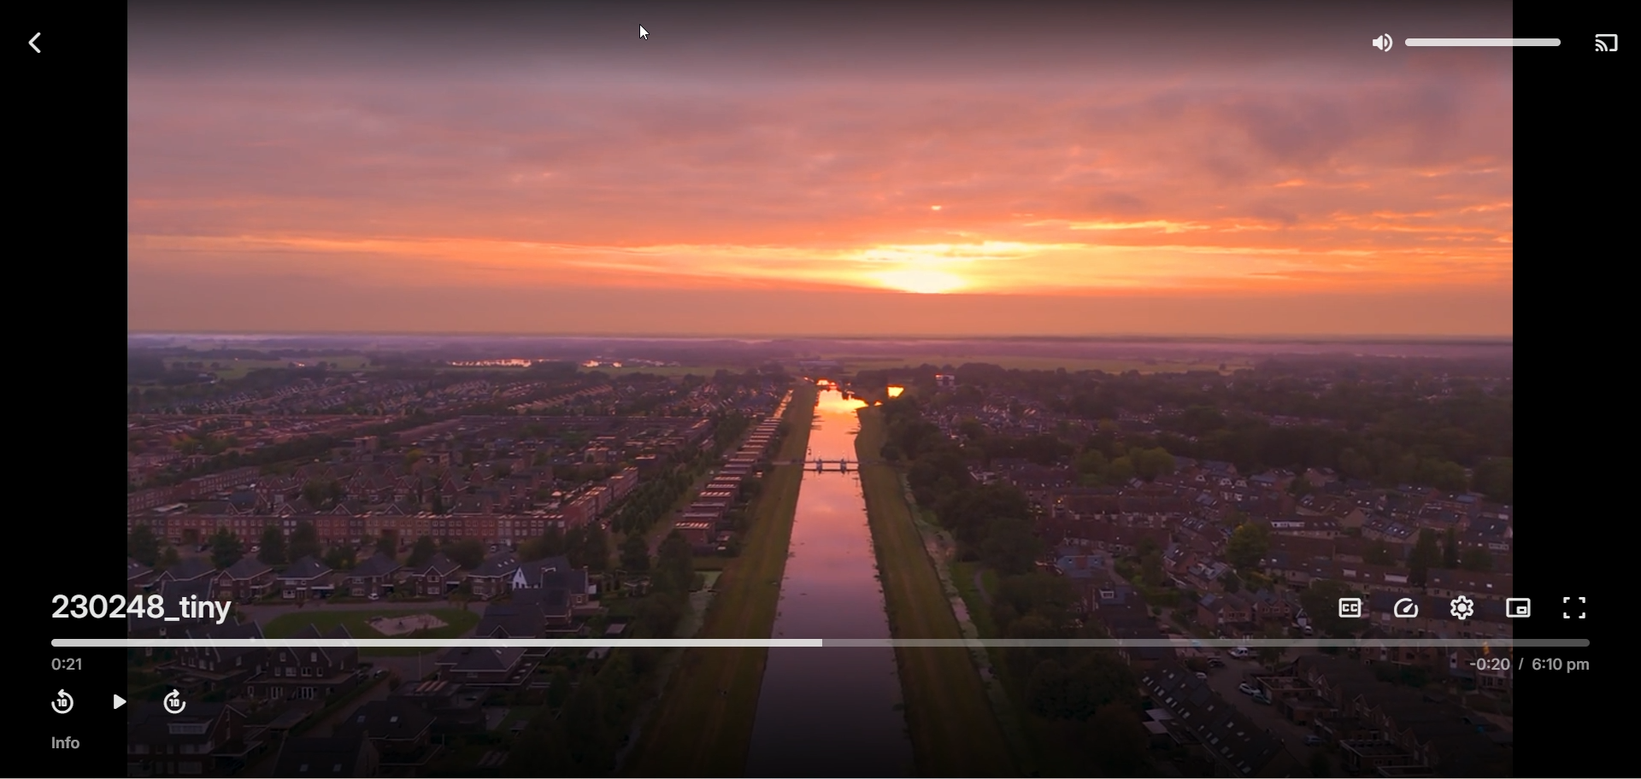 The image size is (1641, 779). I want to click on fast forward, so click(172, 704).